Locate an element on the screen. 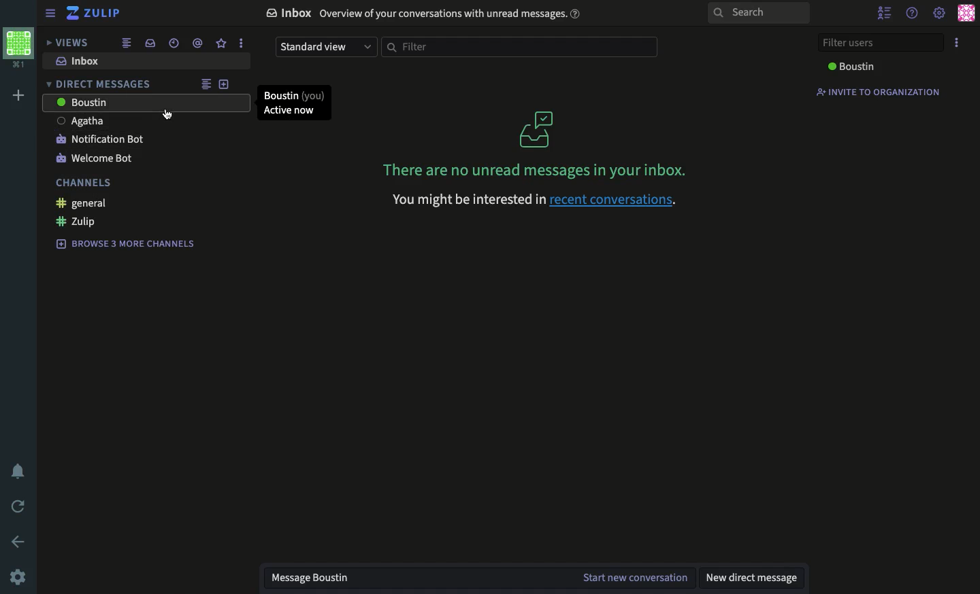  refresh is located at coordinates (19, 506).